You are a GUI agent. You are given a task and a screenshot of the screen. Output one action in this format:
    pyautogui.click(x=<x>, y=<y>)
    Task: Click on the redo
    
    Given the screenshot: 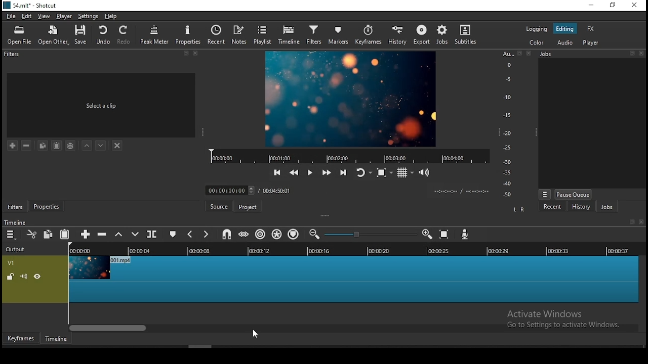 What is the action you would take?
    pyautogui.click(x=125, y=35)
    